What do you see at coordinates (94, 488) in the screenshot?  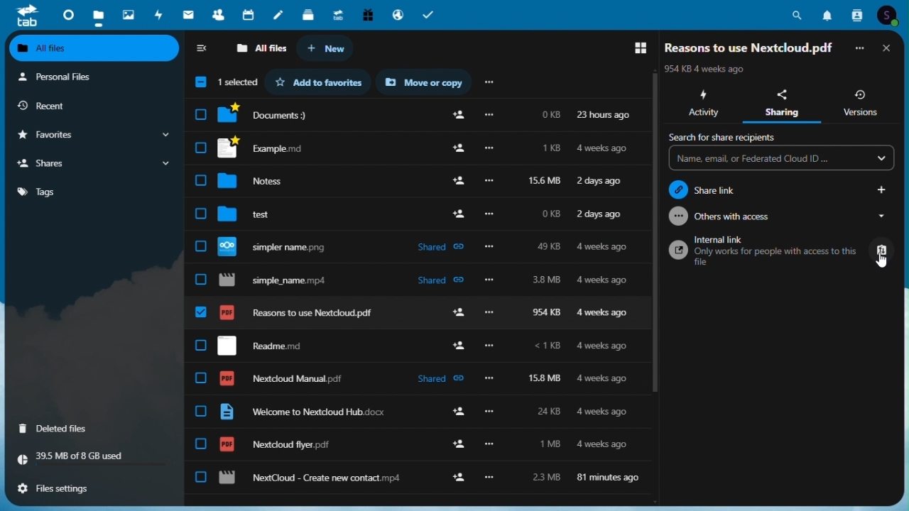 I see `files settings` at bounding box center [94, 488].